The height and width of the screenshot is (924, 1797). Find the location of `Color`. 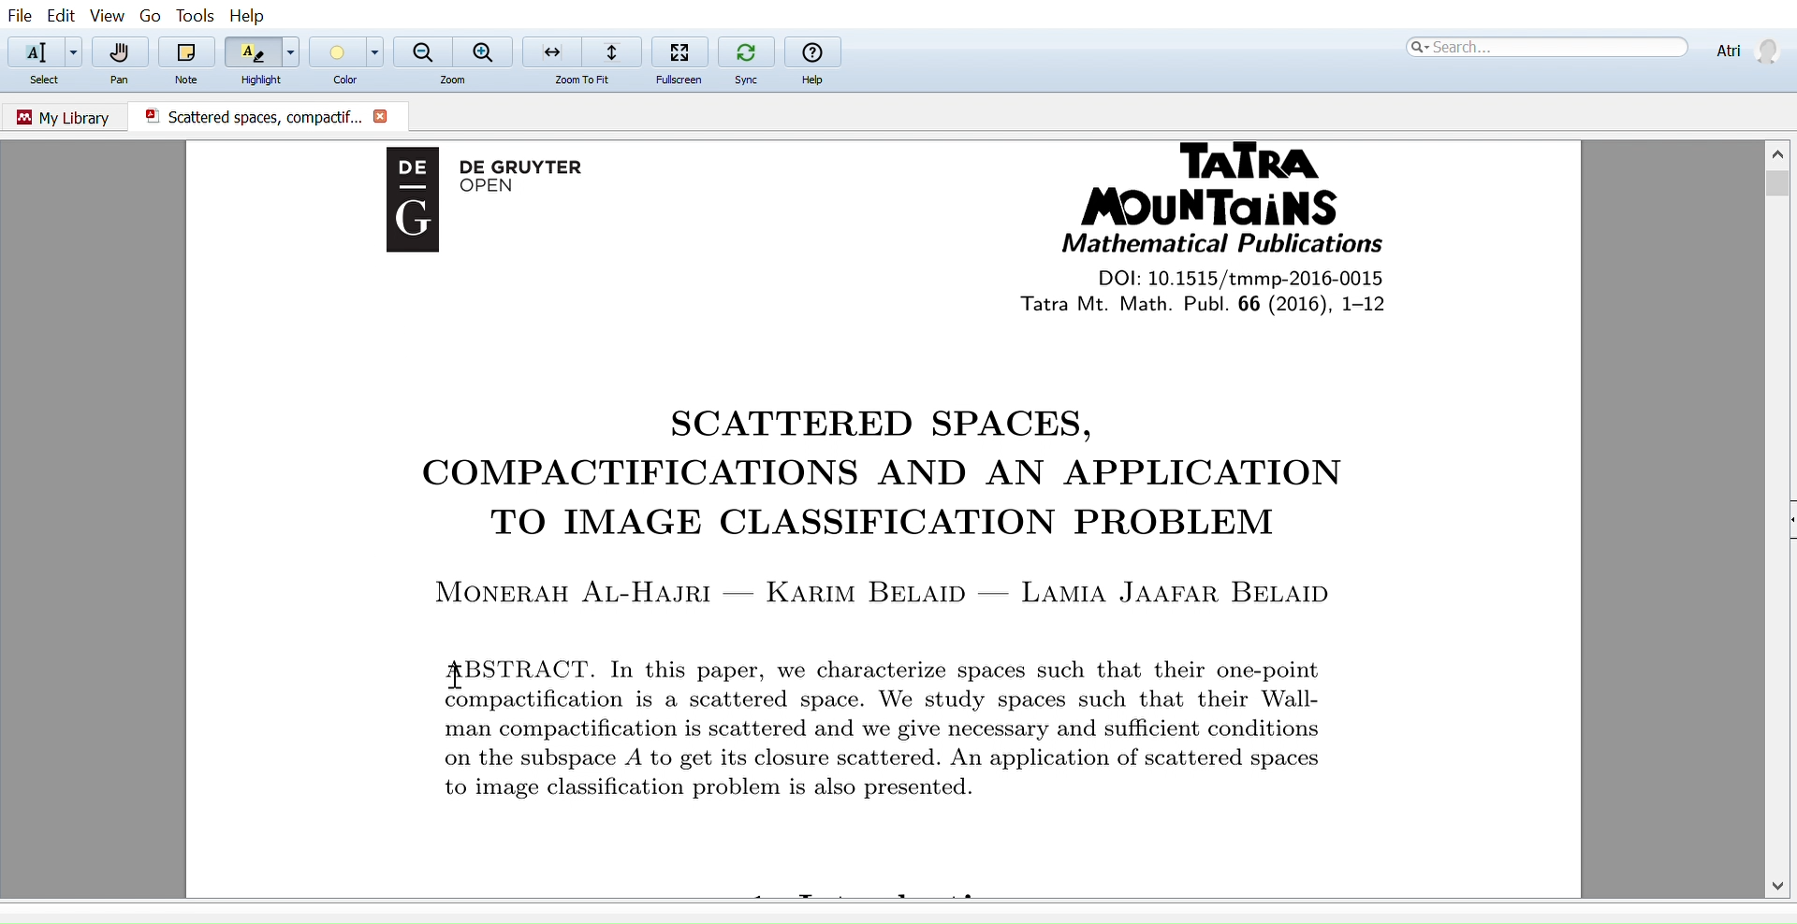

Color is located at coordinates (339, 82).